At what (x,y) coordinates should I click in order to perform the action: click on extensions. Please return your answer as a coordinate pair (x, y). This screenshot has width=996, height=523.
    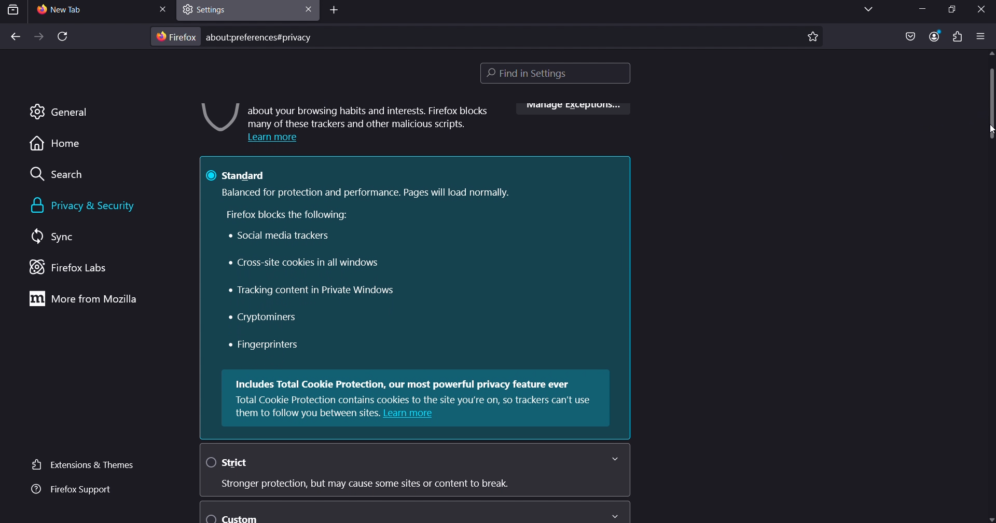
    Looking at the image, I should click on (956, 37).